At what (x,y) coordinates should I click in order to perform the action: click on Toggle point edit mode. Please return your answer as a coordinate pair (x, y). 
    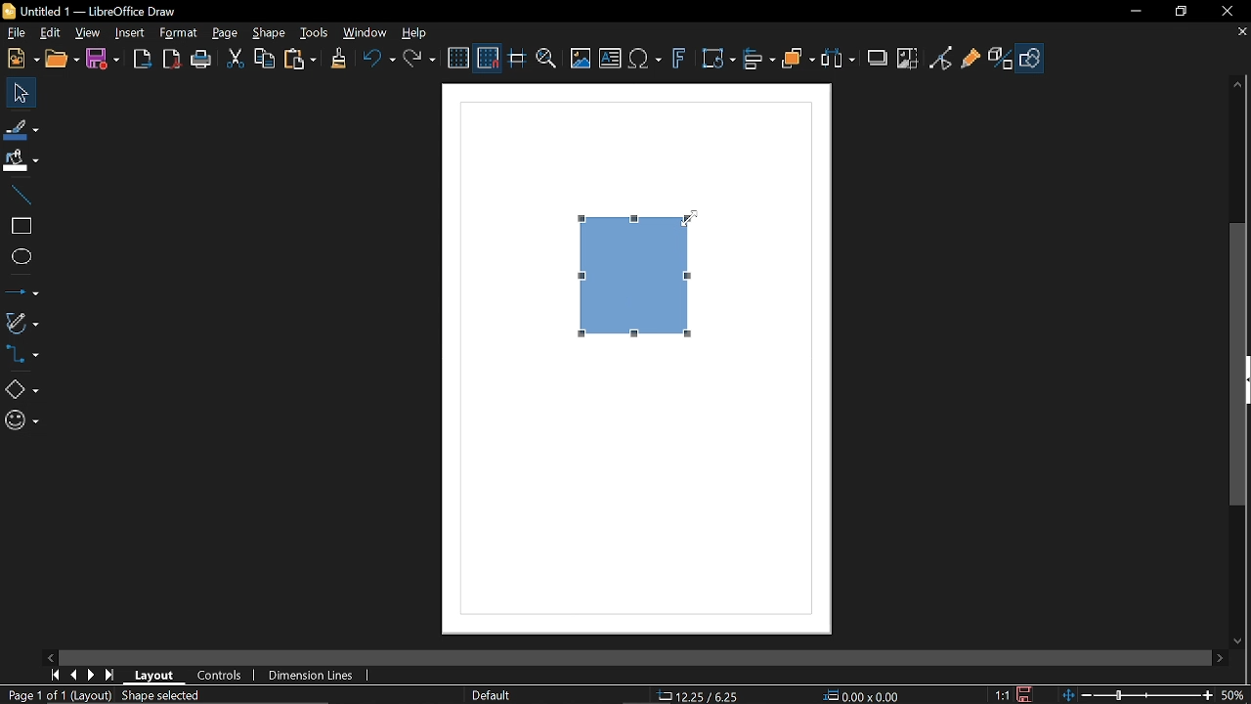
    Looking at the image, I should click on (940, 60).